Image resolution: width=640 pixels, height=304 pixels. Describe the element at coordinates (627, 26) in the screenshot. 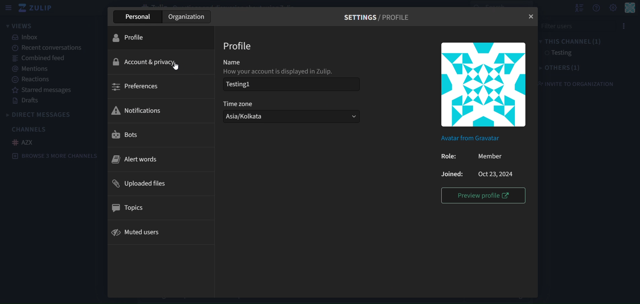

I see `menu` at that location.